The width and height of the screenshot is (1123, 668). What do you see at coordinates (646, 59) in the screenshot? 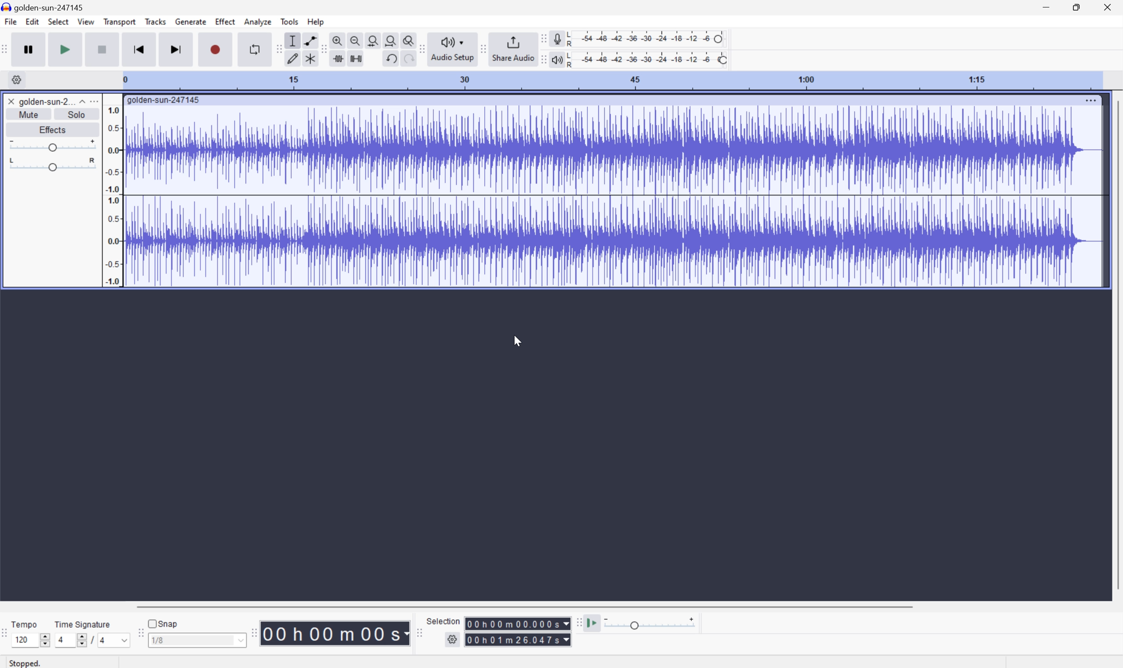
I see `Playback level: 100%` at bounding box center [646, 59].